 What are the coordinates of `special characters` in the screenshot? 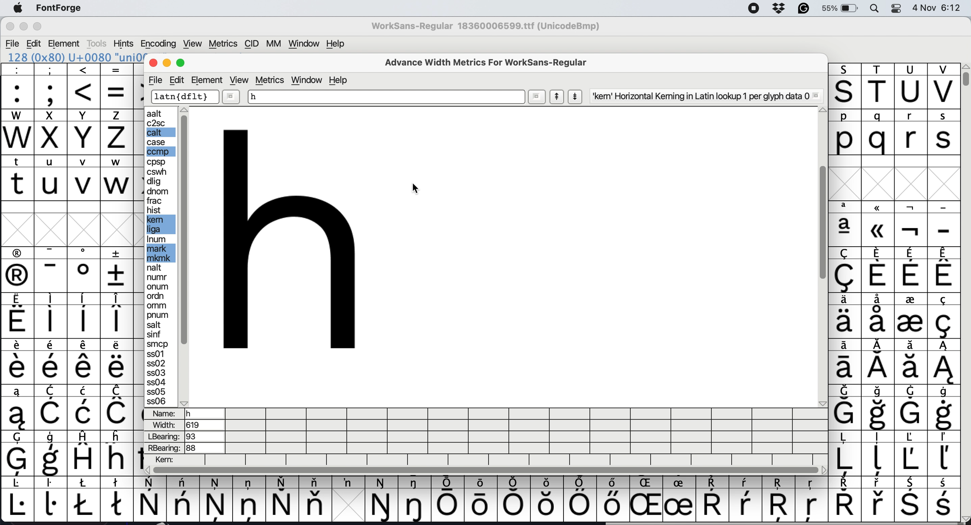 It's located at (902, 228).